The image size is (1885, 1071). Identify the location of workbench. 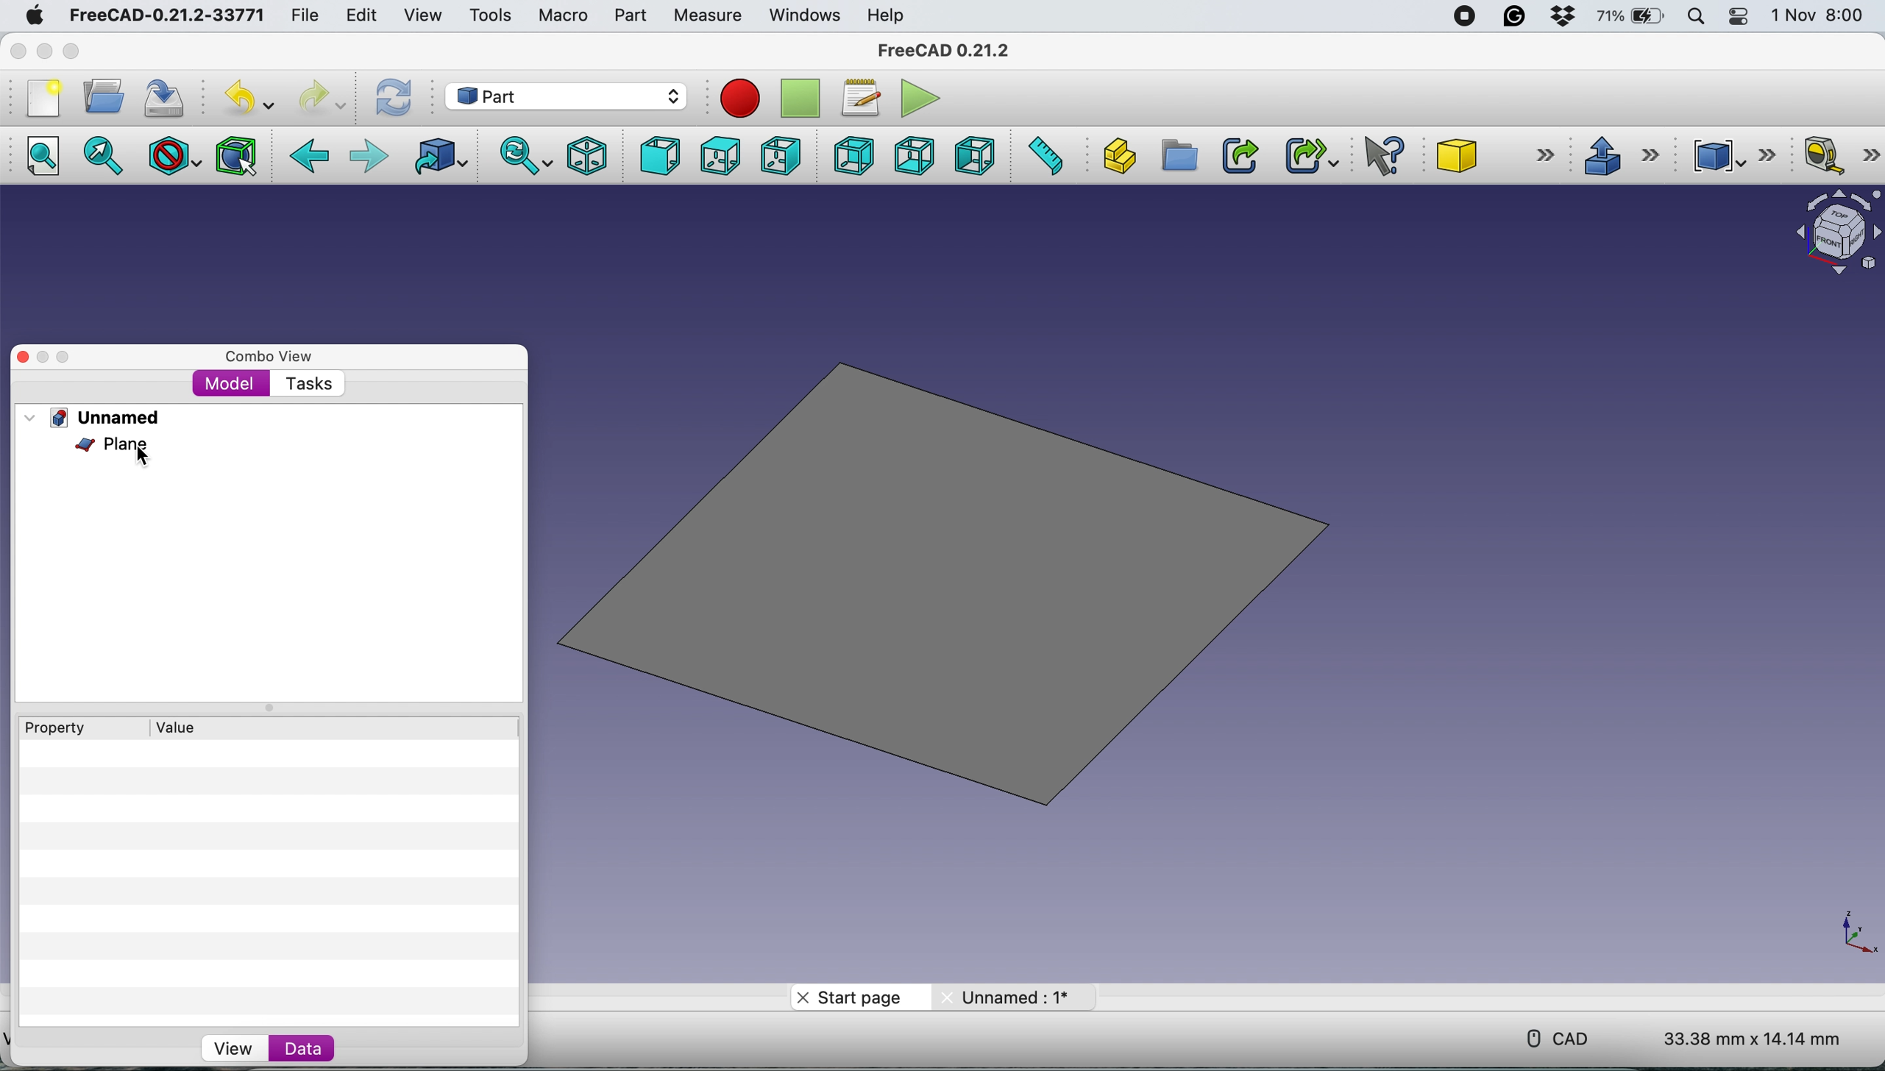
(567, 94).